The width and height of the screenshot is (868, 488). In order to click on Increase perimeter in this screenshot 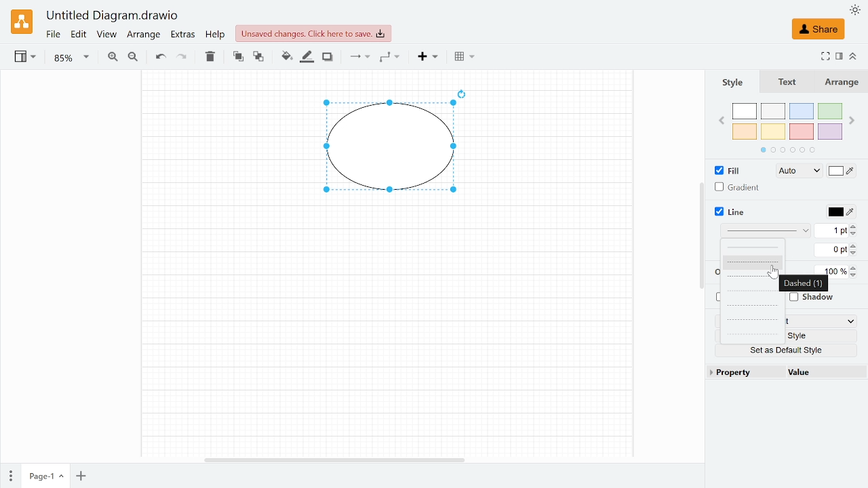, I will do `click(855, 245)`.